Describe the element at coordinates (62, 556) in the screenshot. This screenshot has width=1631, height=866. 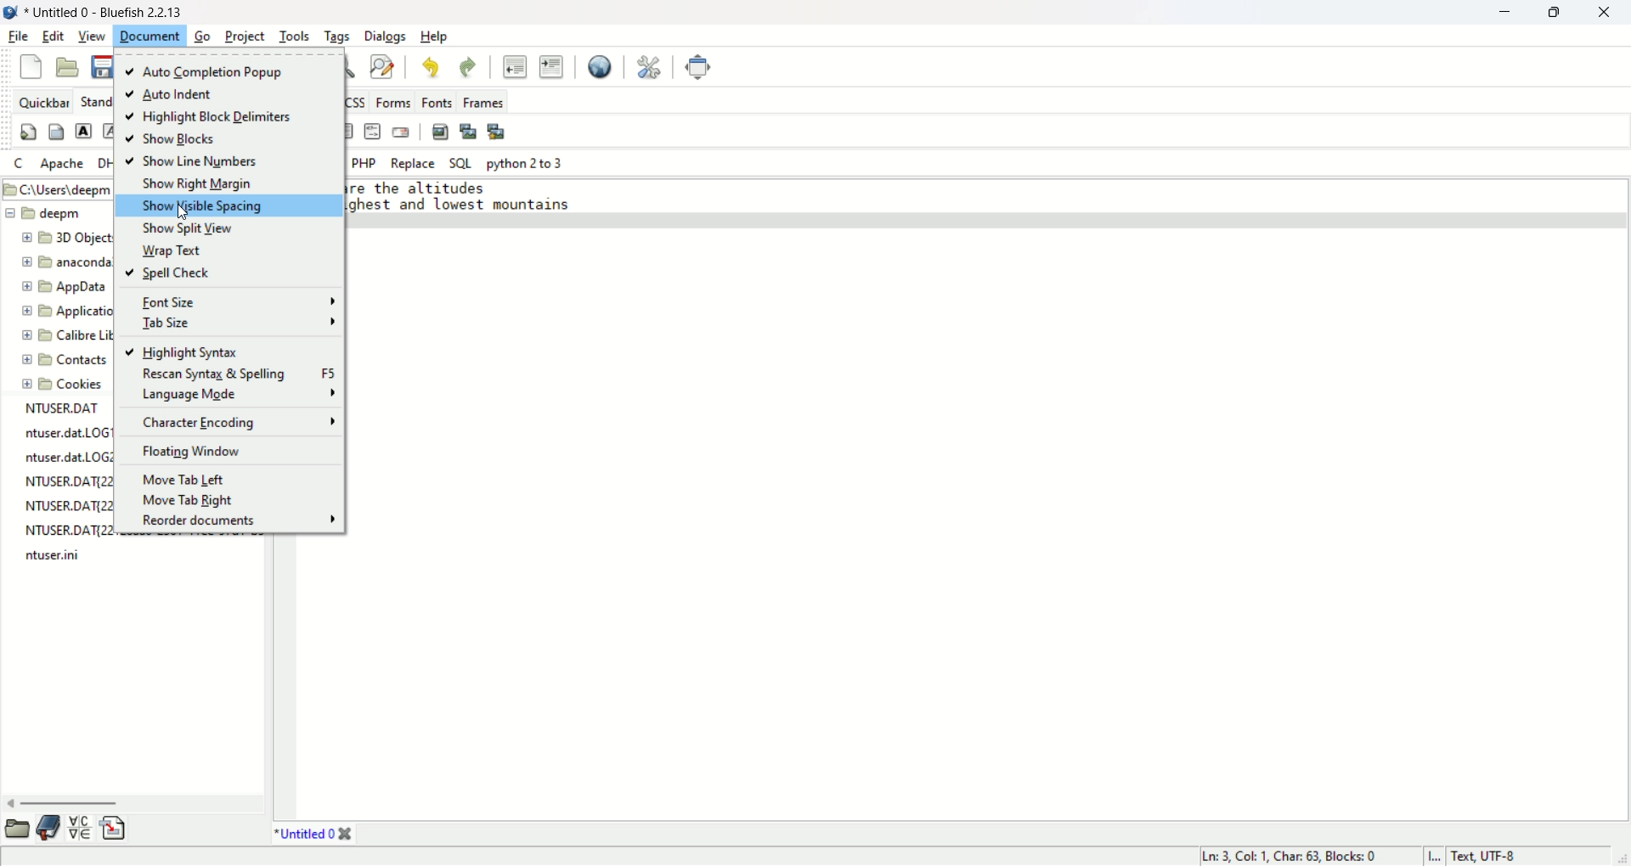
I see `file name` at that location.